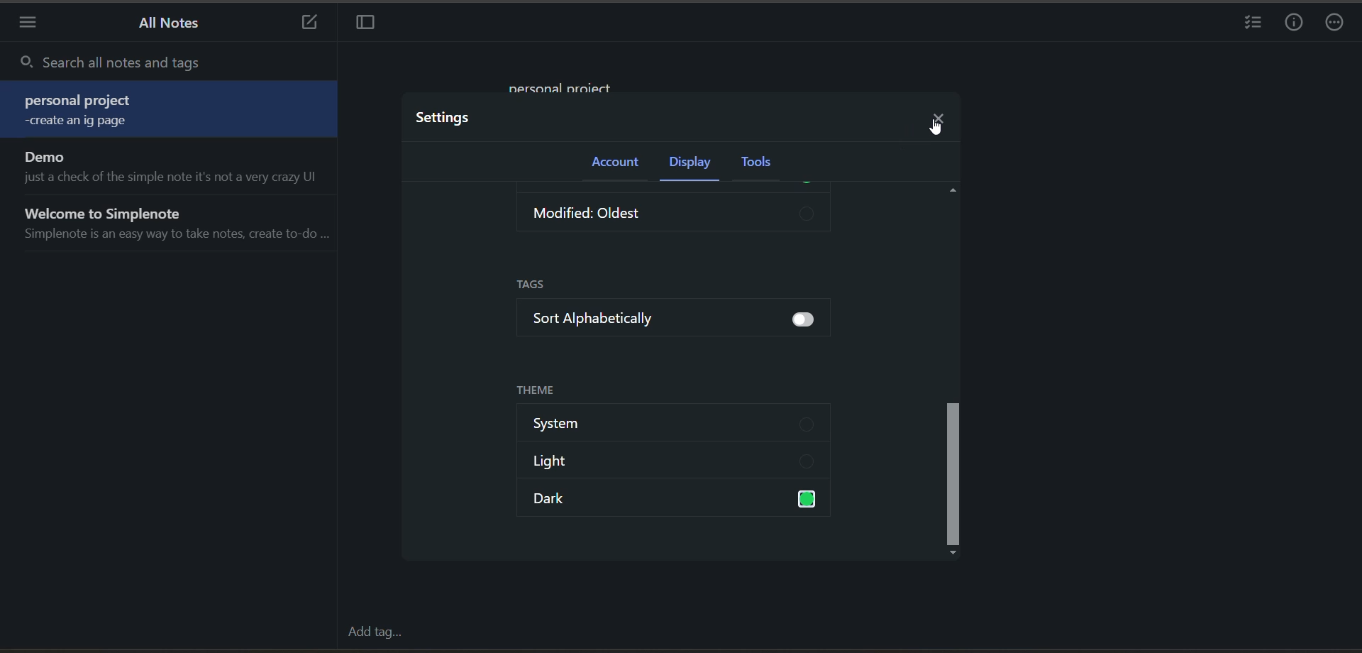  Describe the element at coordinates (687, 165) in the screenshot. I see `display` at that location.